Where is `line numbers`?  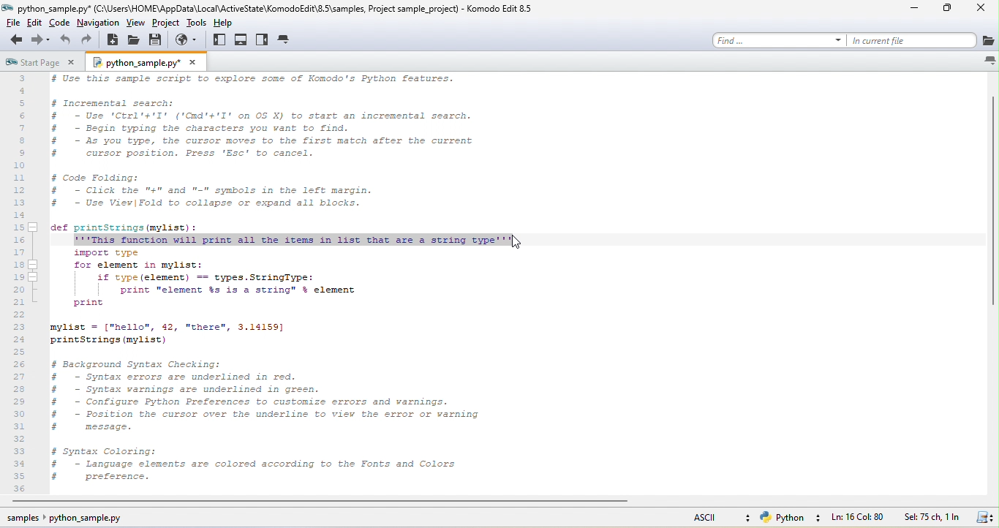 line numbers is located at coordinates (23, 284).